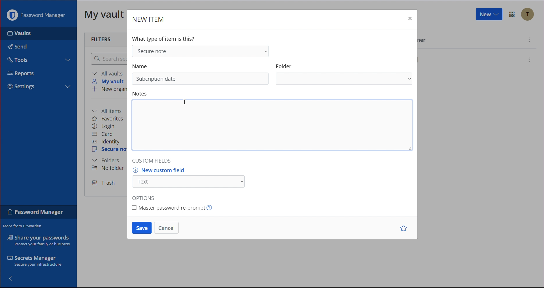  Describe the element at coordinates (102, 134) in the screenshot. I see `Card` at that location.